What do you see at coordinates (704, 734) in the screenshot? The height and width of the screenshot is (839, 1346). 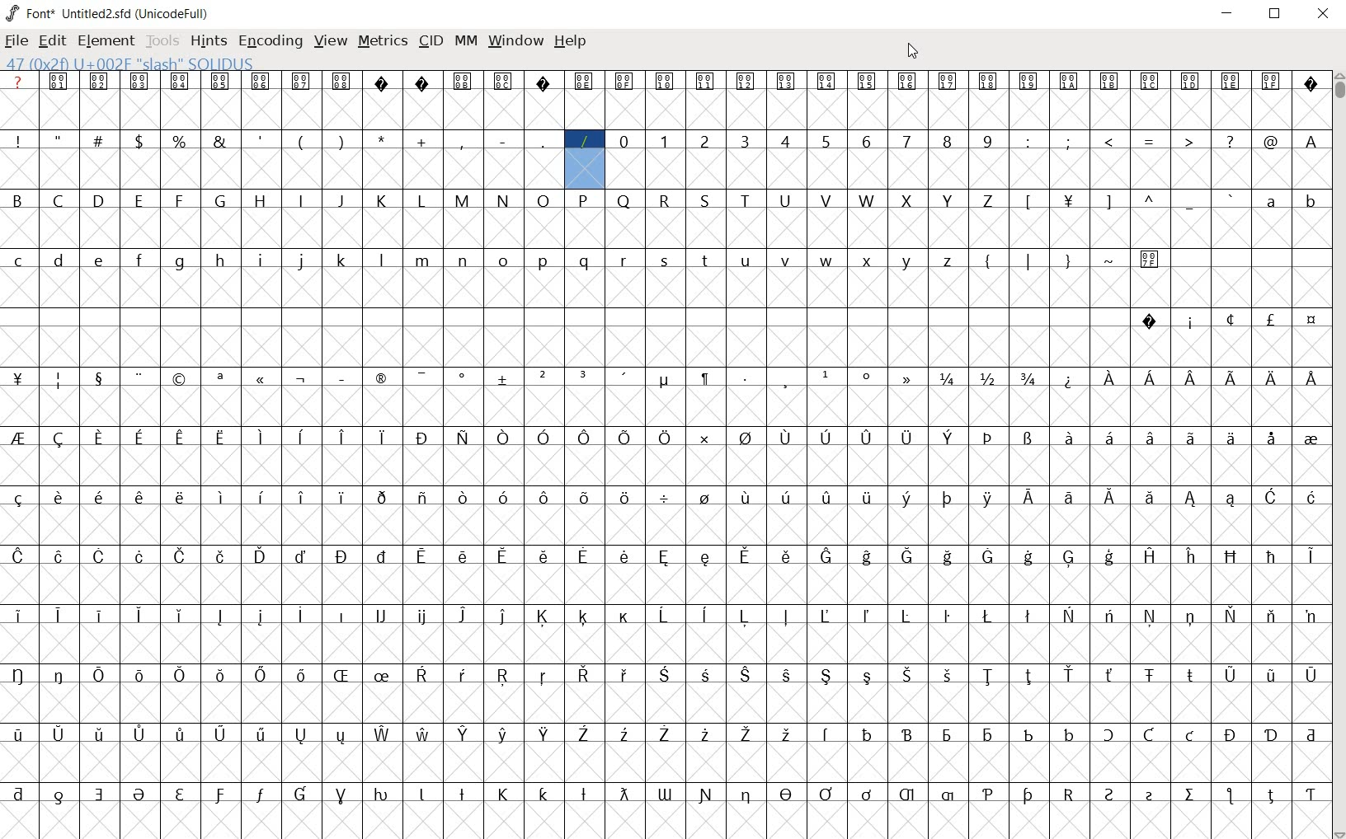 I see `glyph` at bounding box center [704, 734].